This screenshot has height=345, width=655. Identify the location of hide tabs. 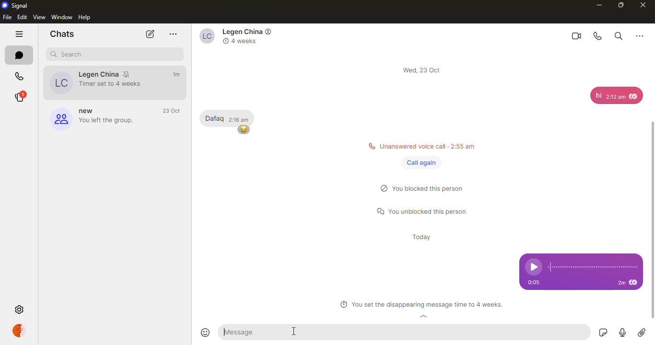
(19, 35).